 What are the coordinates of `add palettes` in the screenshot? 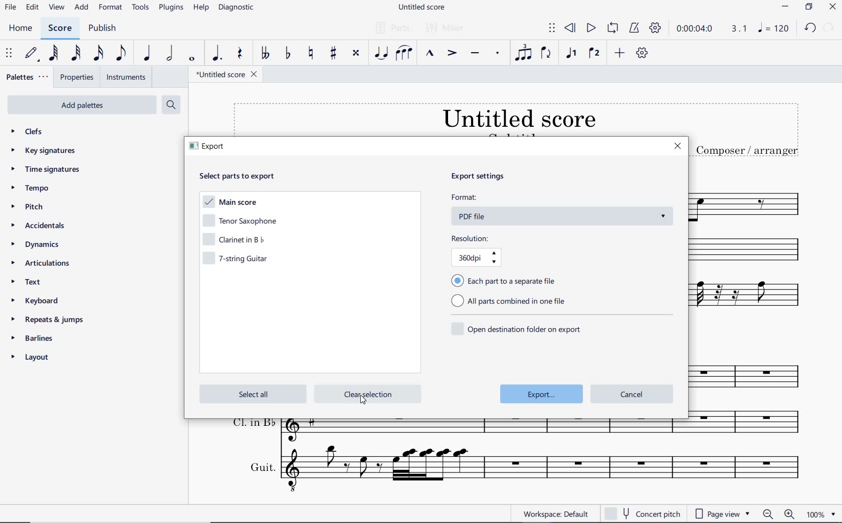 It's located at (80, 105).